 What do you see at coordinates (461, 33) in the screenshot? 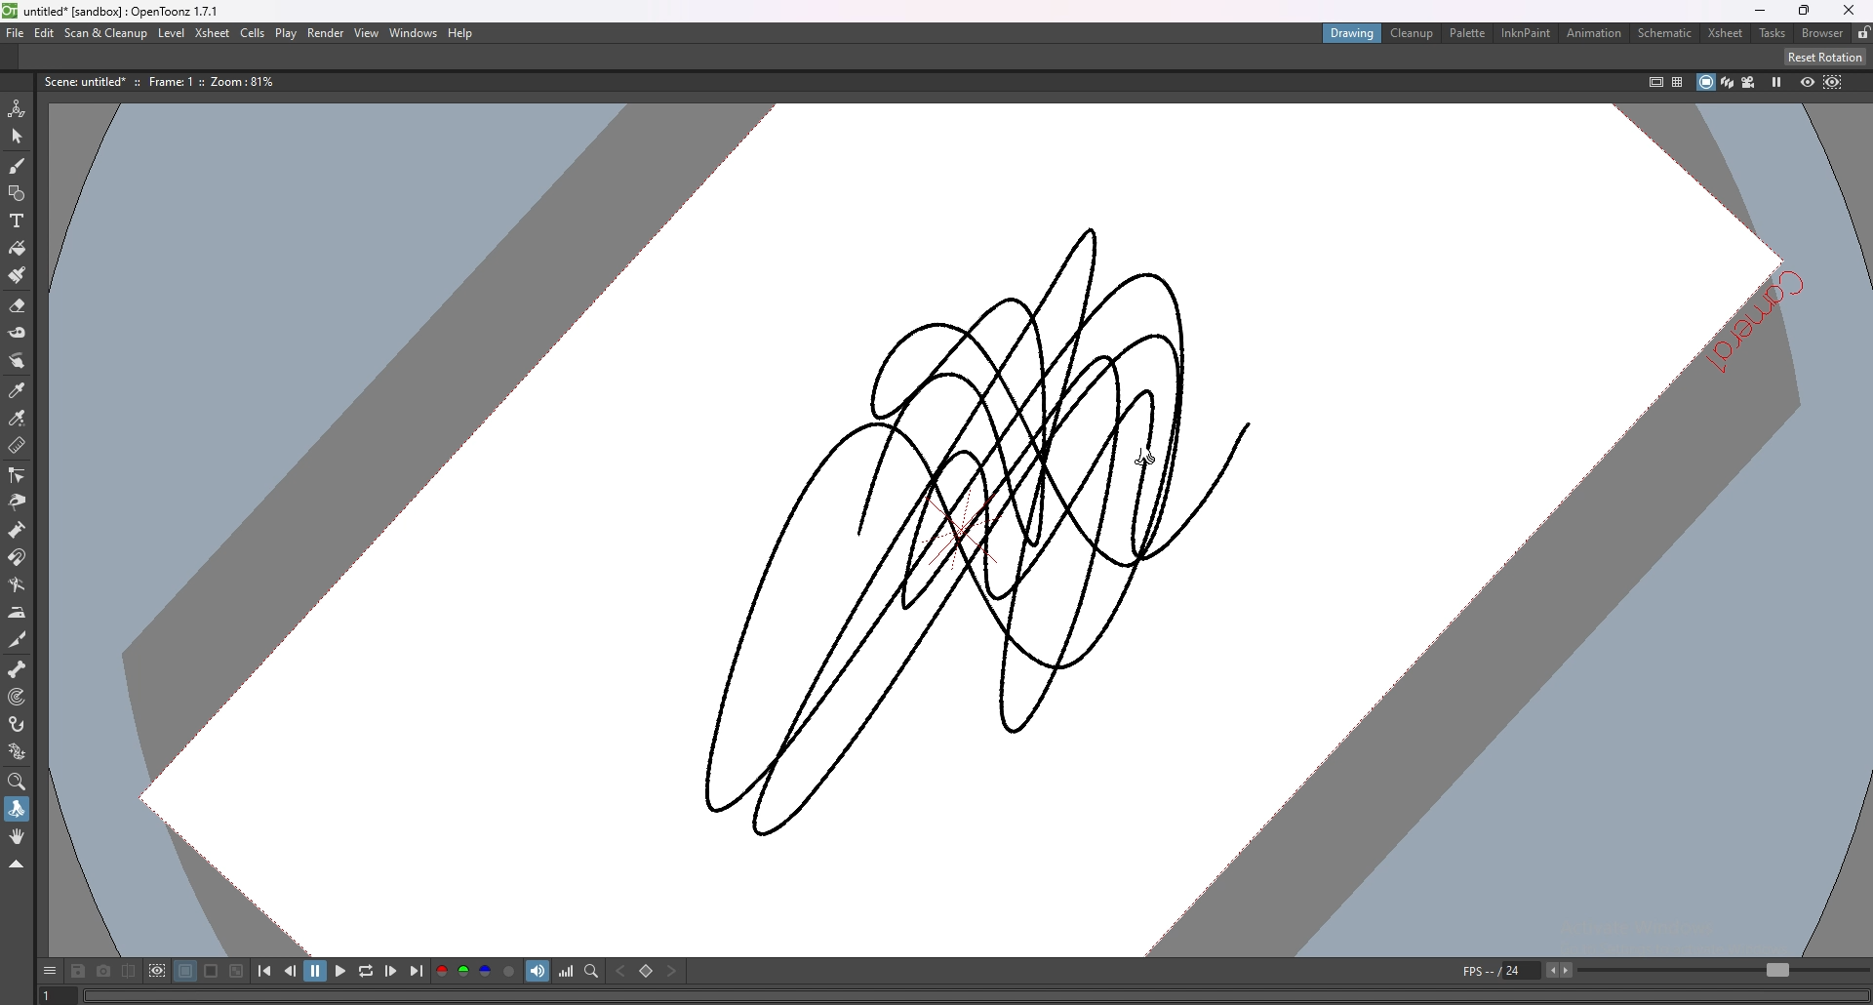
I see `help` at bounding box center [461, 33].